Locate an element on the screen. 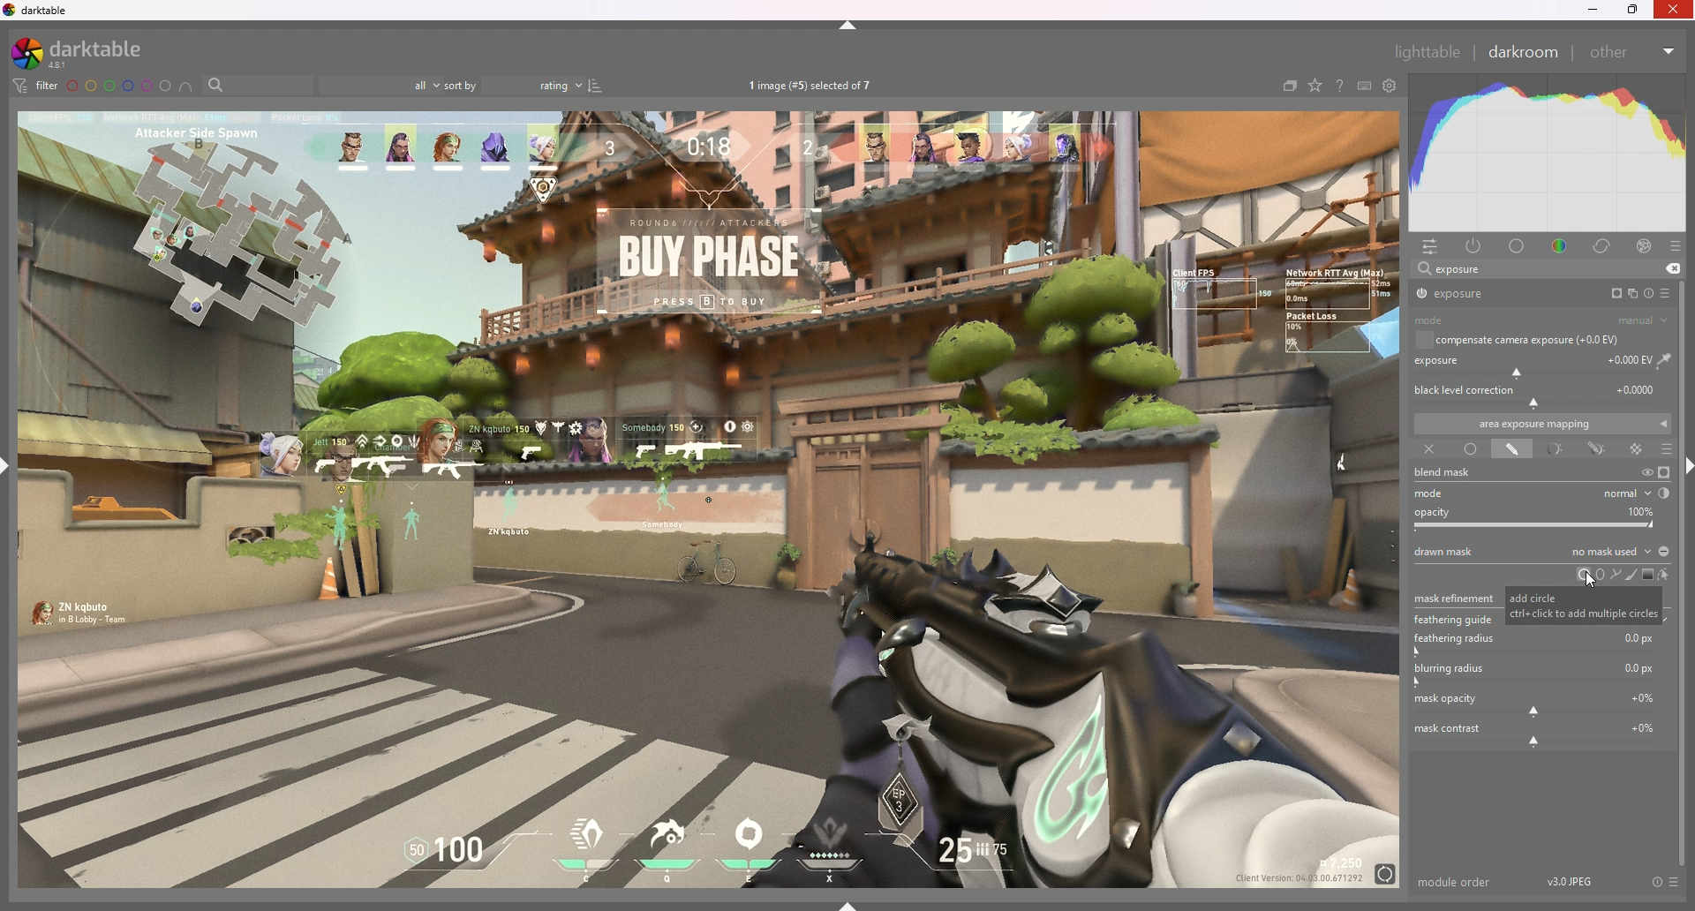 The image size is (1695, 911). include color labels is located at coordinates (188, 87).